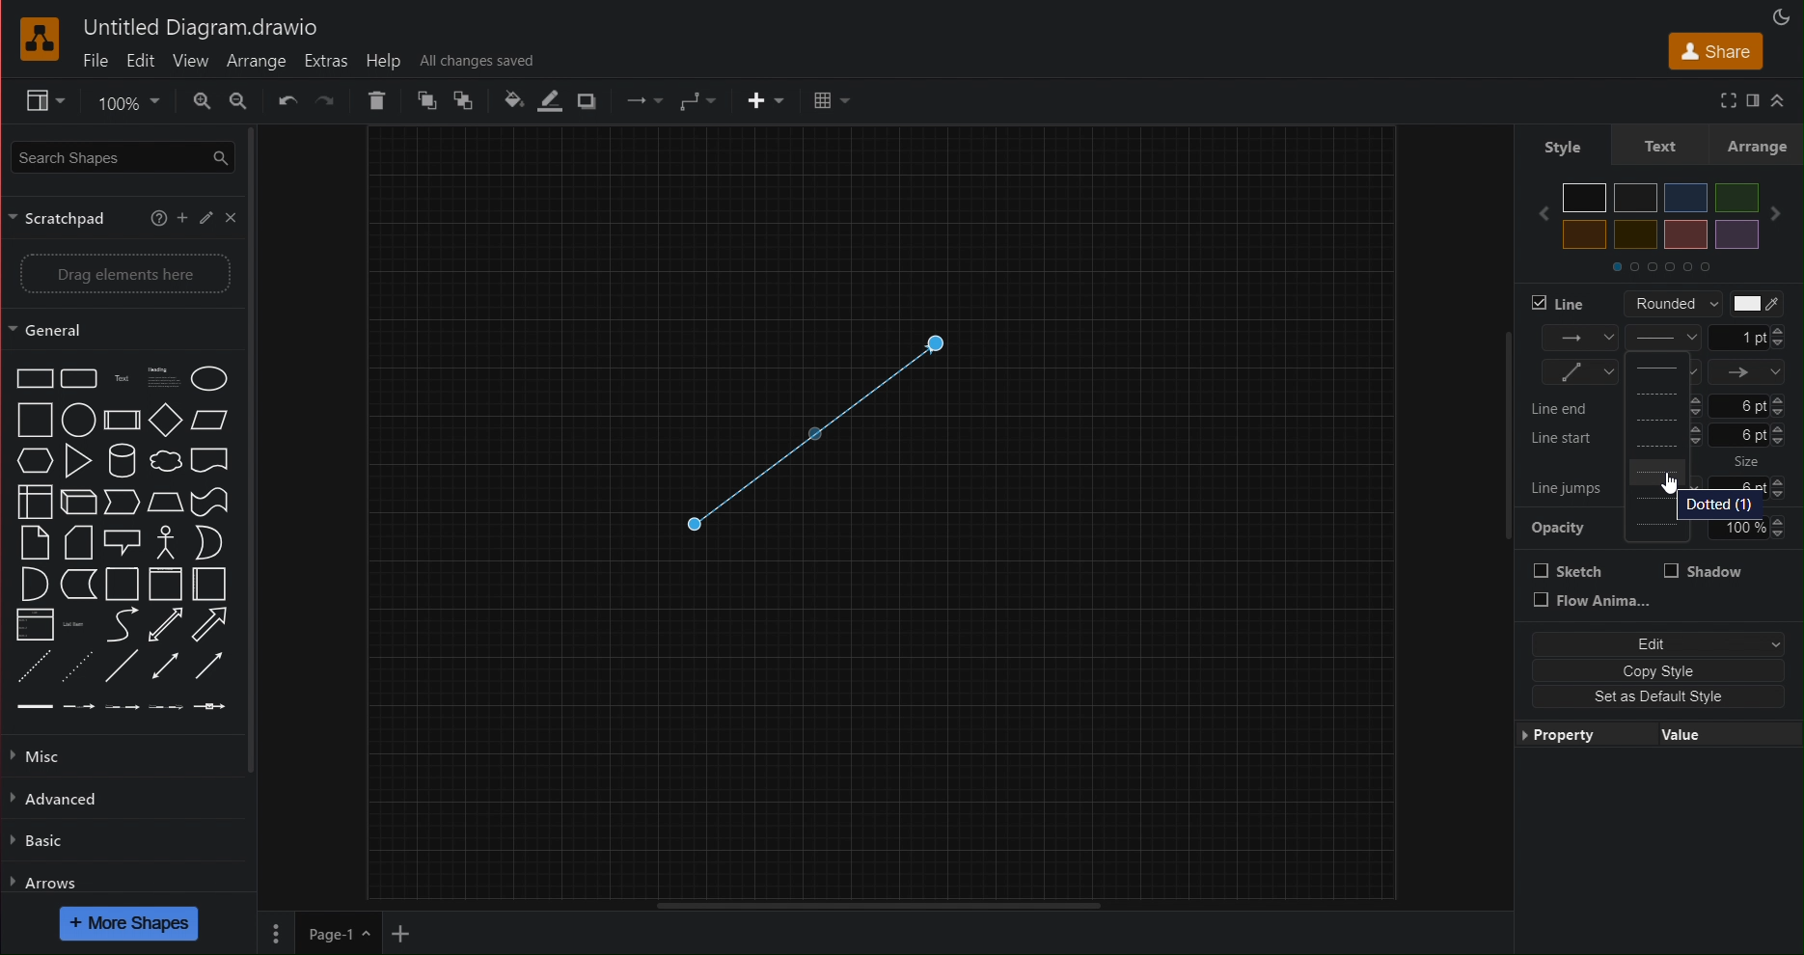 The height and width of the screenshot is (955, 1804). What do you see at coordinates (326, 102) in the screenshot?
I see `Redo` at bounding box center [326, 102].